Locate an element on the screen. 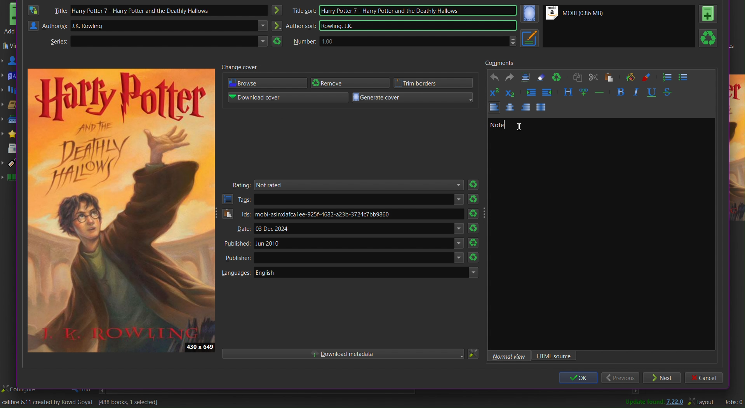  Refresh is located at coordinates (475, 198).